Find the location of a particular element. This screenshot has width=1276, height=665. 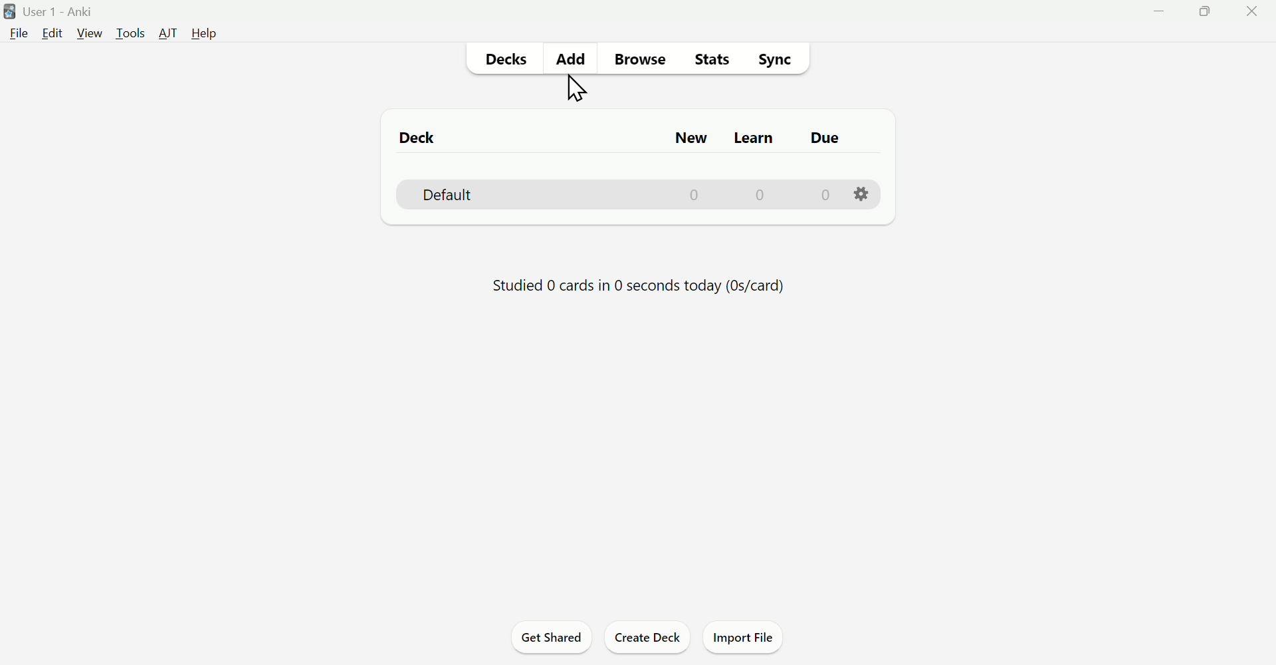

Create Deck is located at coordinates (648, 637).